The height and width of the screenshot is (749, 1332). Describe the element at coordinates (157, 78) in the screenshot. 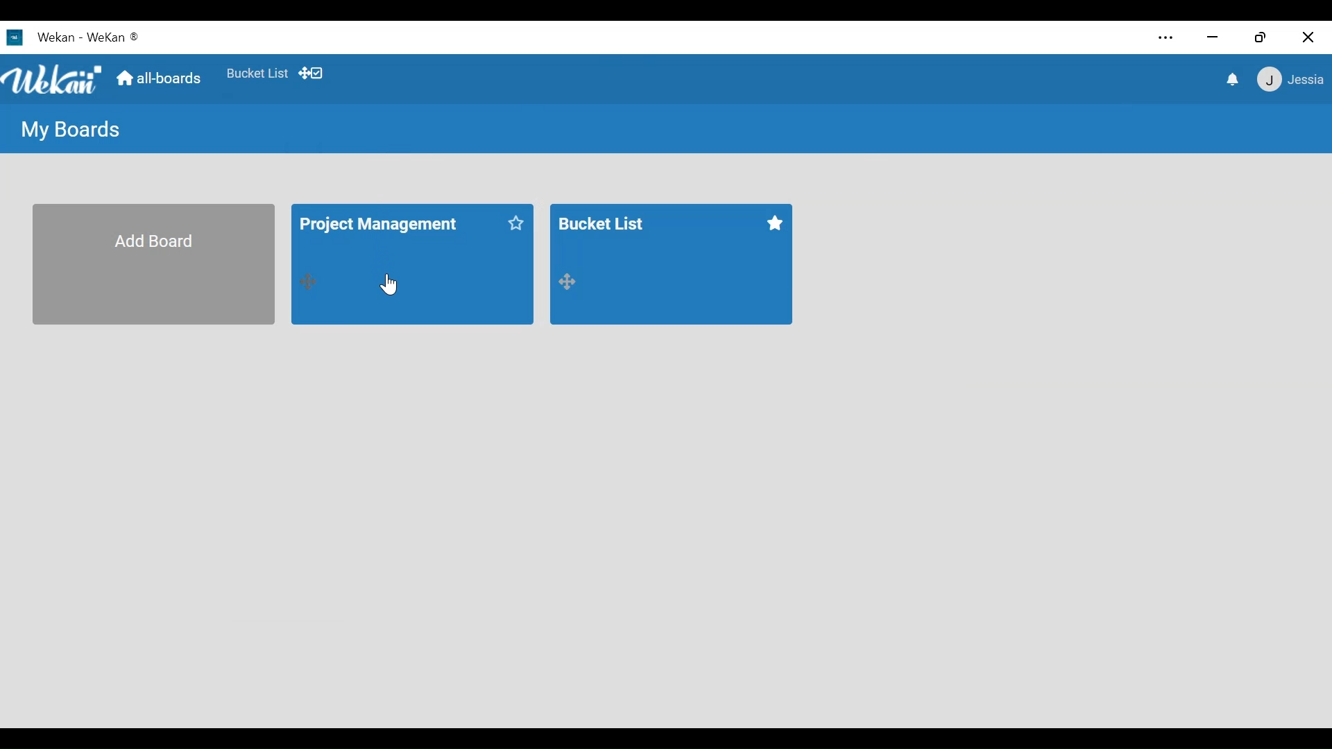

I see `Go to Home View (all-boards)` at that location.